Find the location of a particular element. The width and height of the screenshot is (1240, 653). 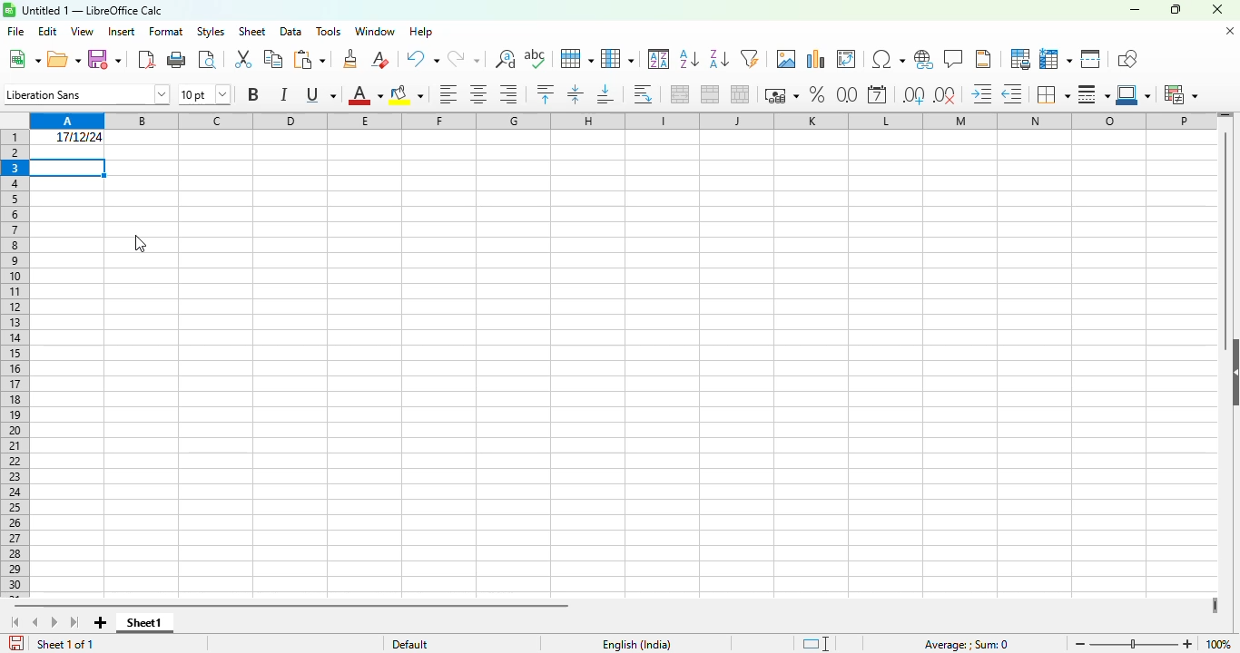

print  is located at coordinates (178, 60).